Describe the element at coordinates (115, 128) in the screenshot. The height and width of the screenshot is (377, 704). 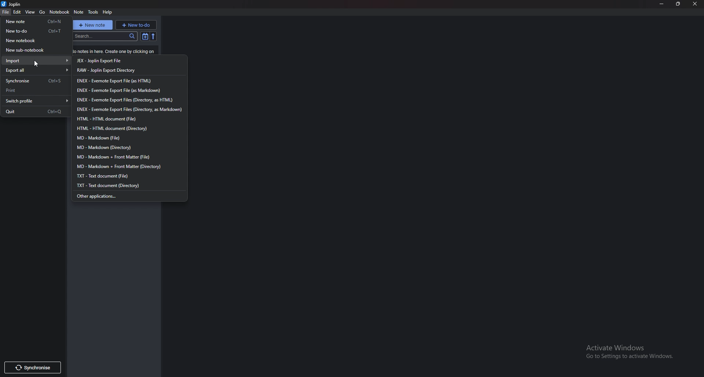
I see `html directory` at that location.